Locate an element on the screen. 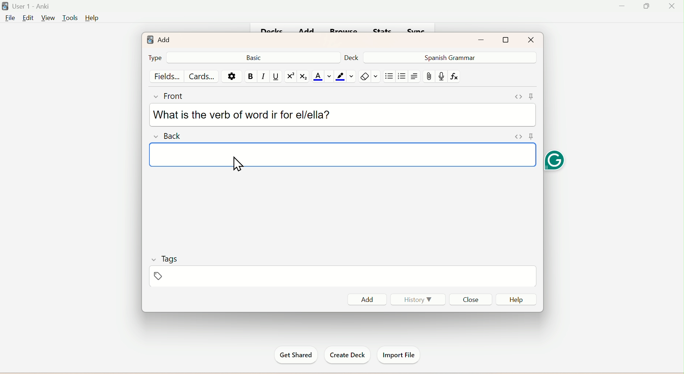  Basic is located at coordinates (255, 57).